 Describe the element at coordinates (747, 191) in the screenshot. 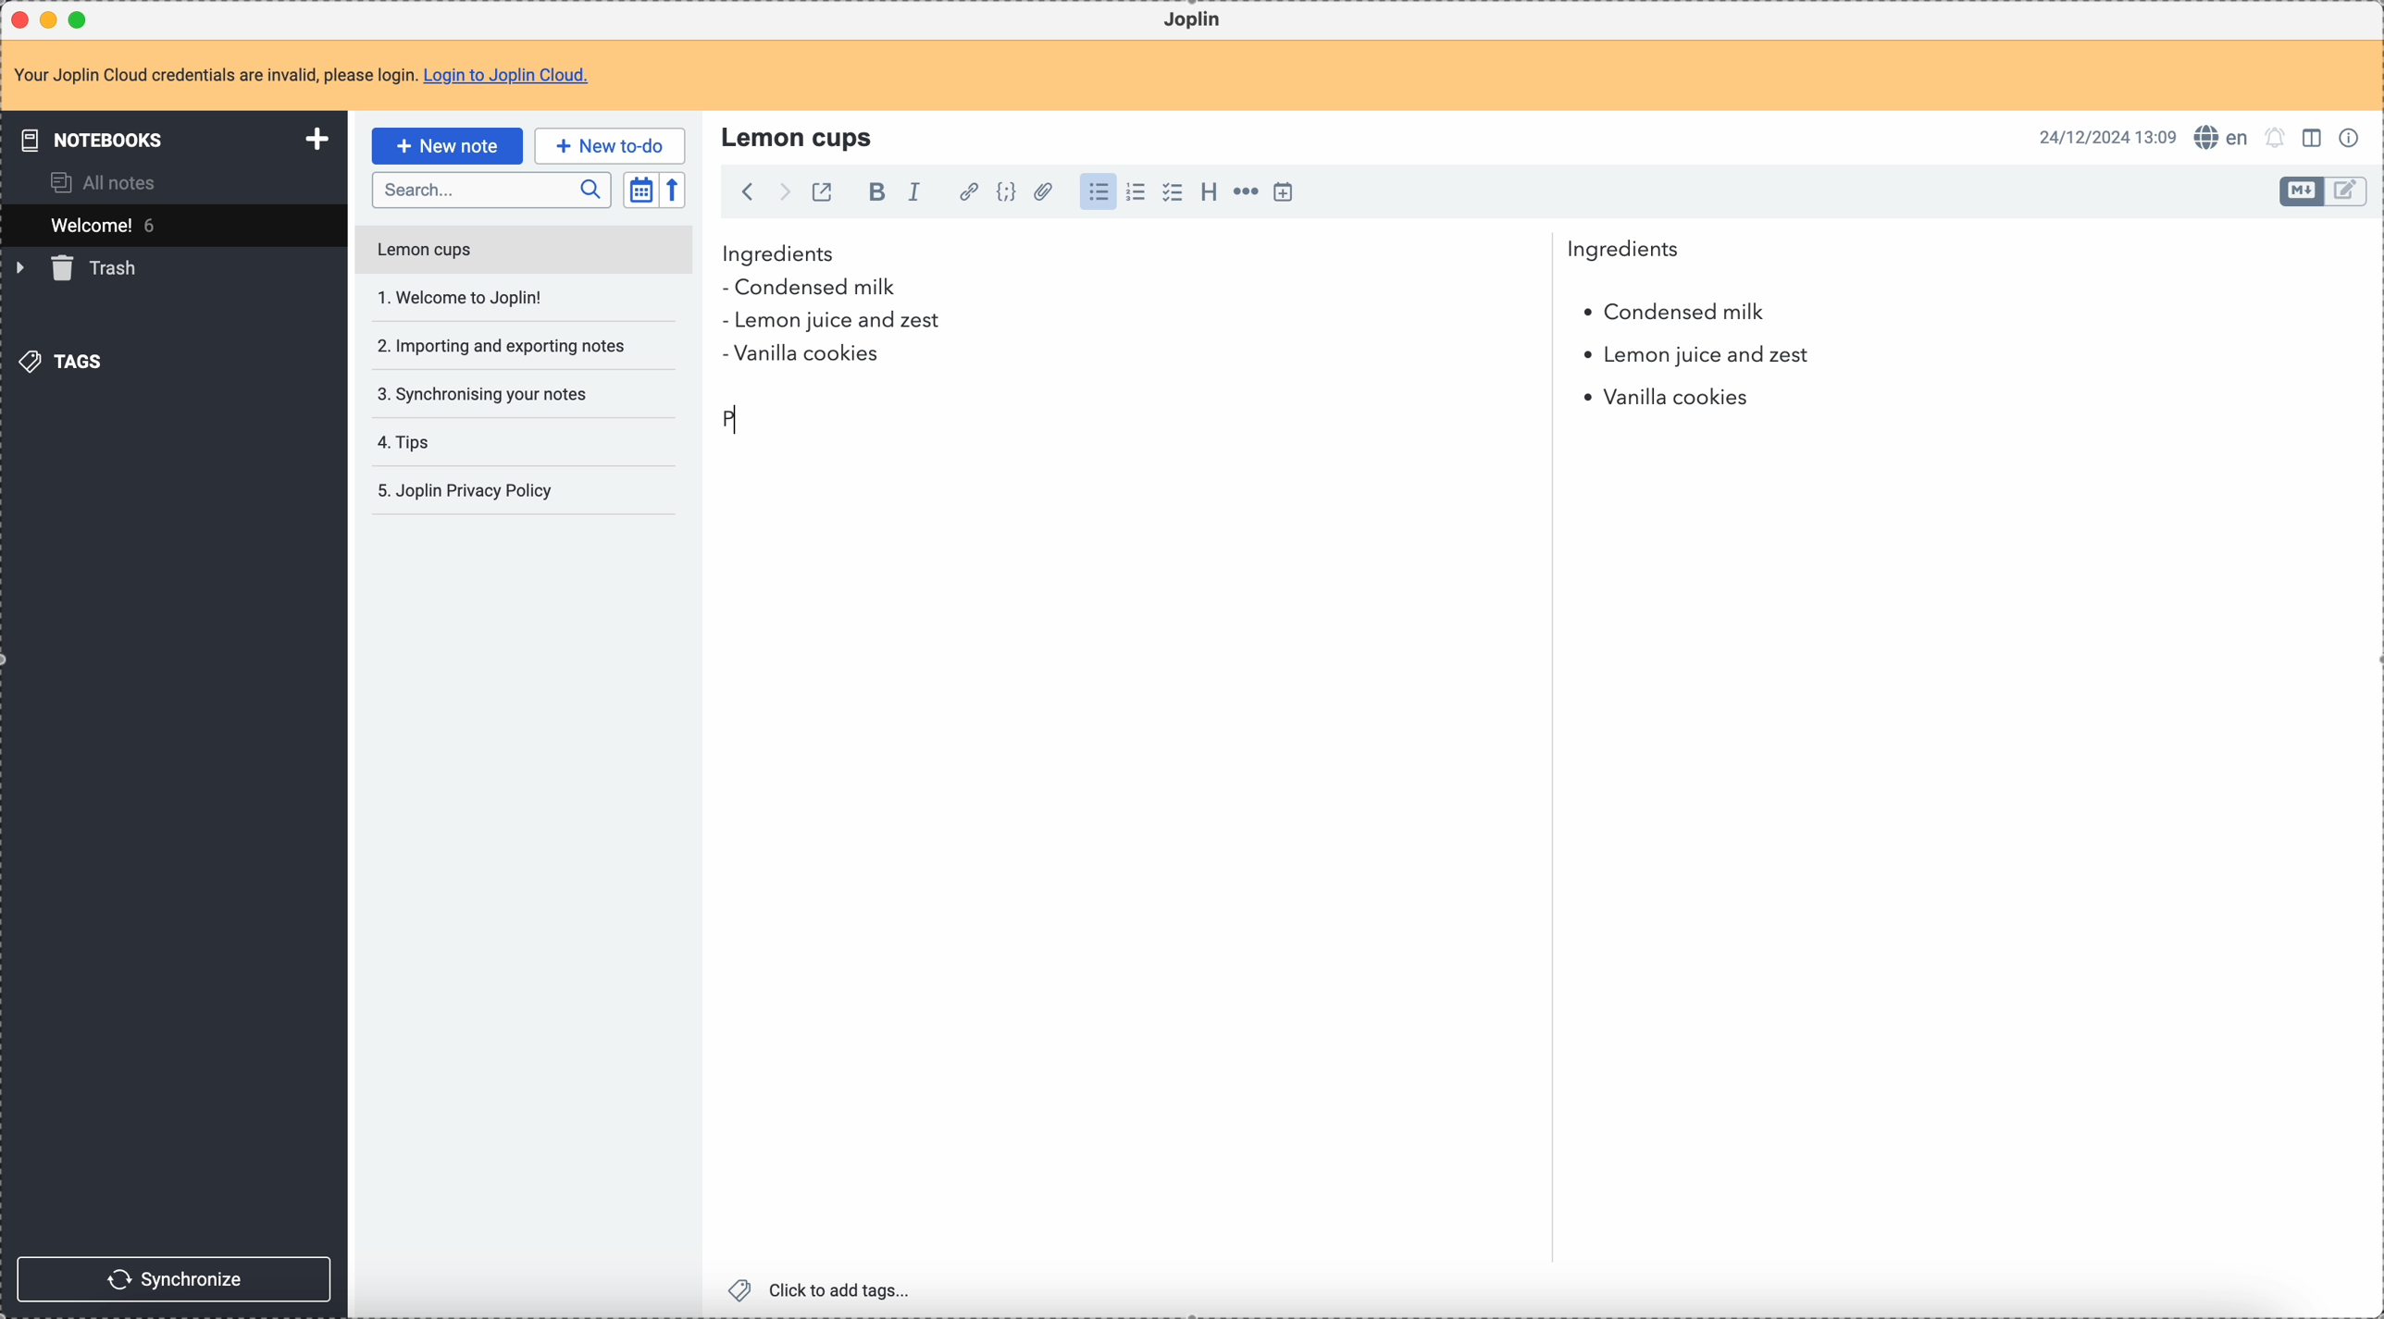

I see `back` at that location.